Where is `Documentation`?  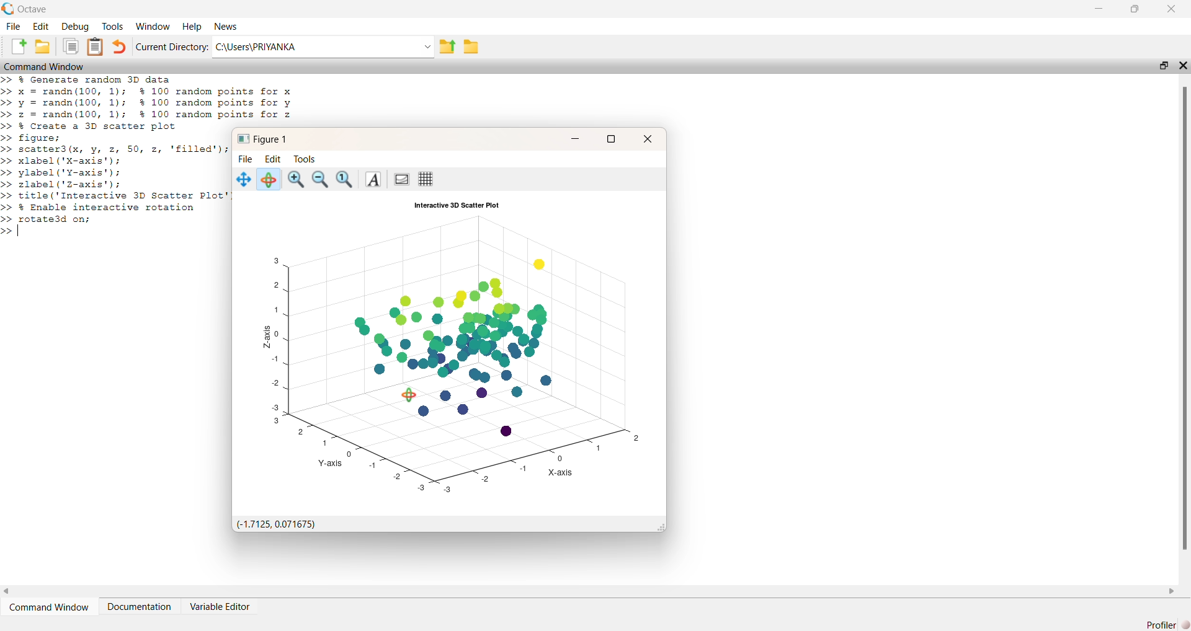
Documentation is located at coordinates (139, 607).